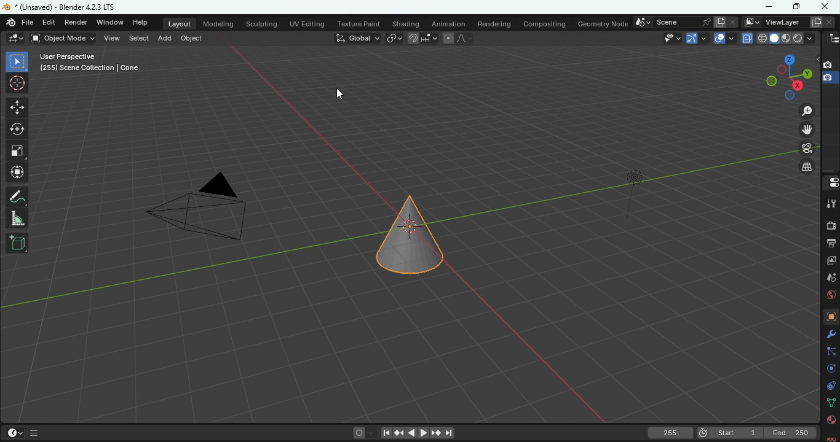 This screenshot has width=840, height=442. I want to click on Add, so click(164, 37).